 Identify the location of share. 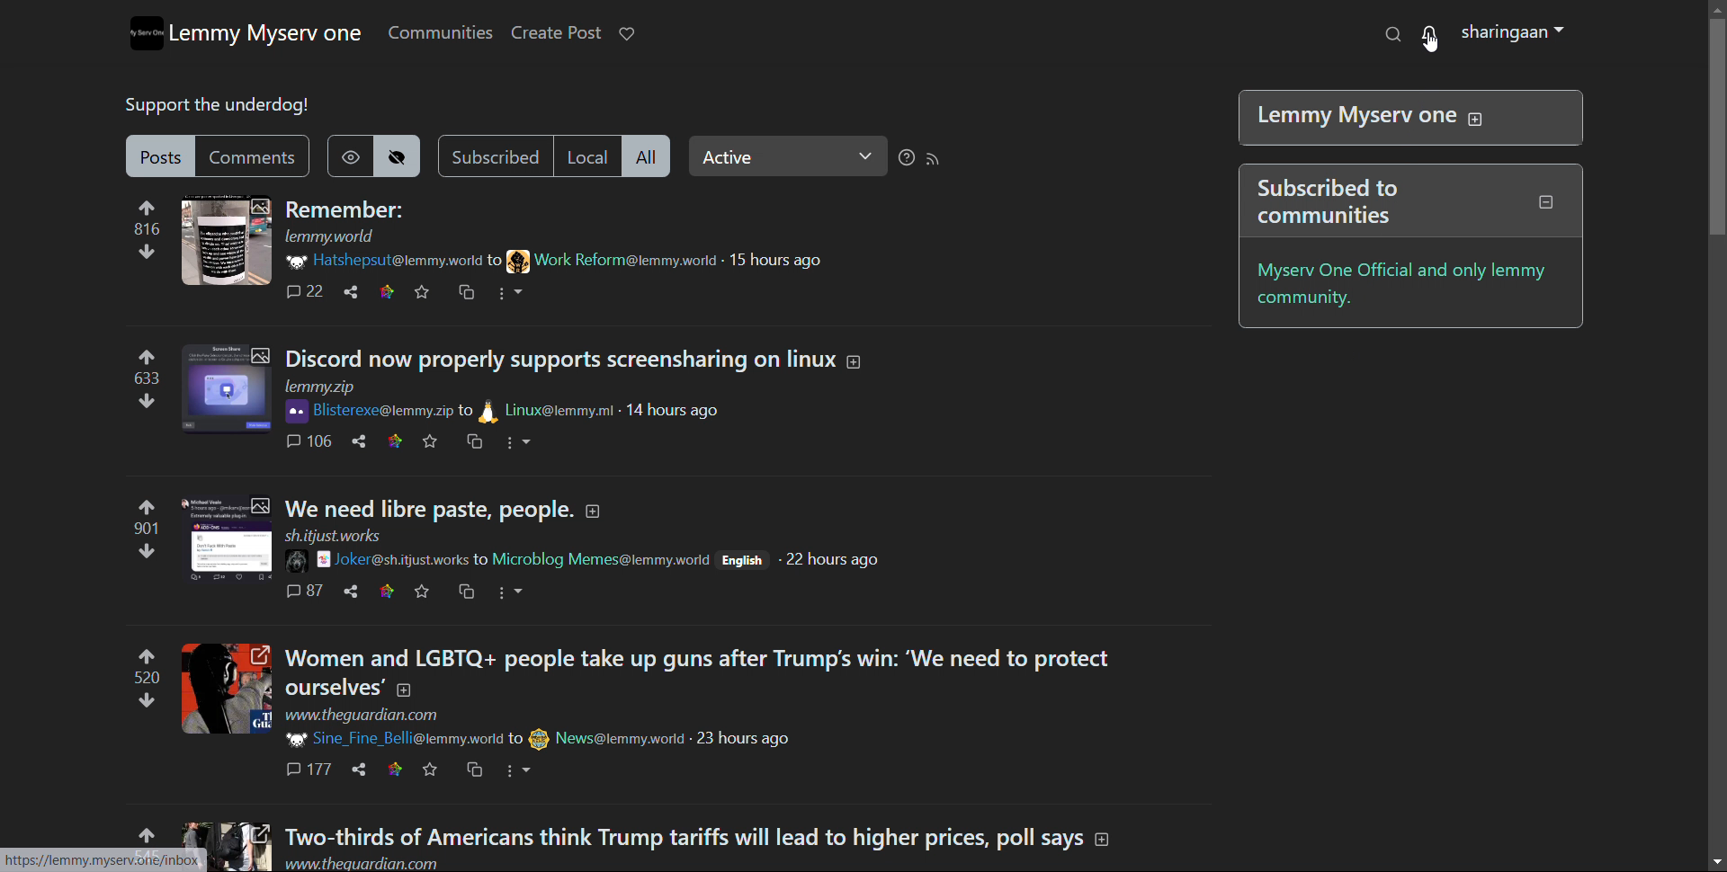
(351, 292).